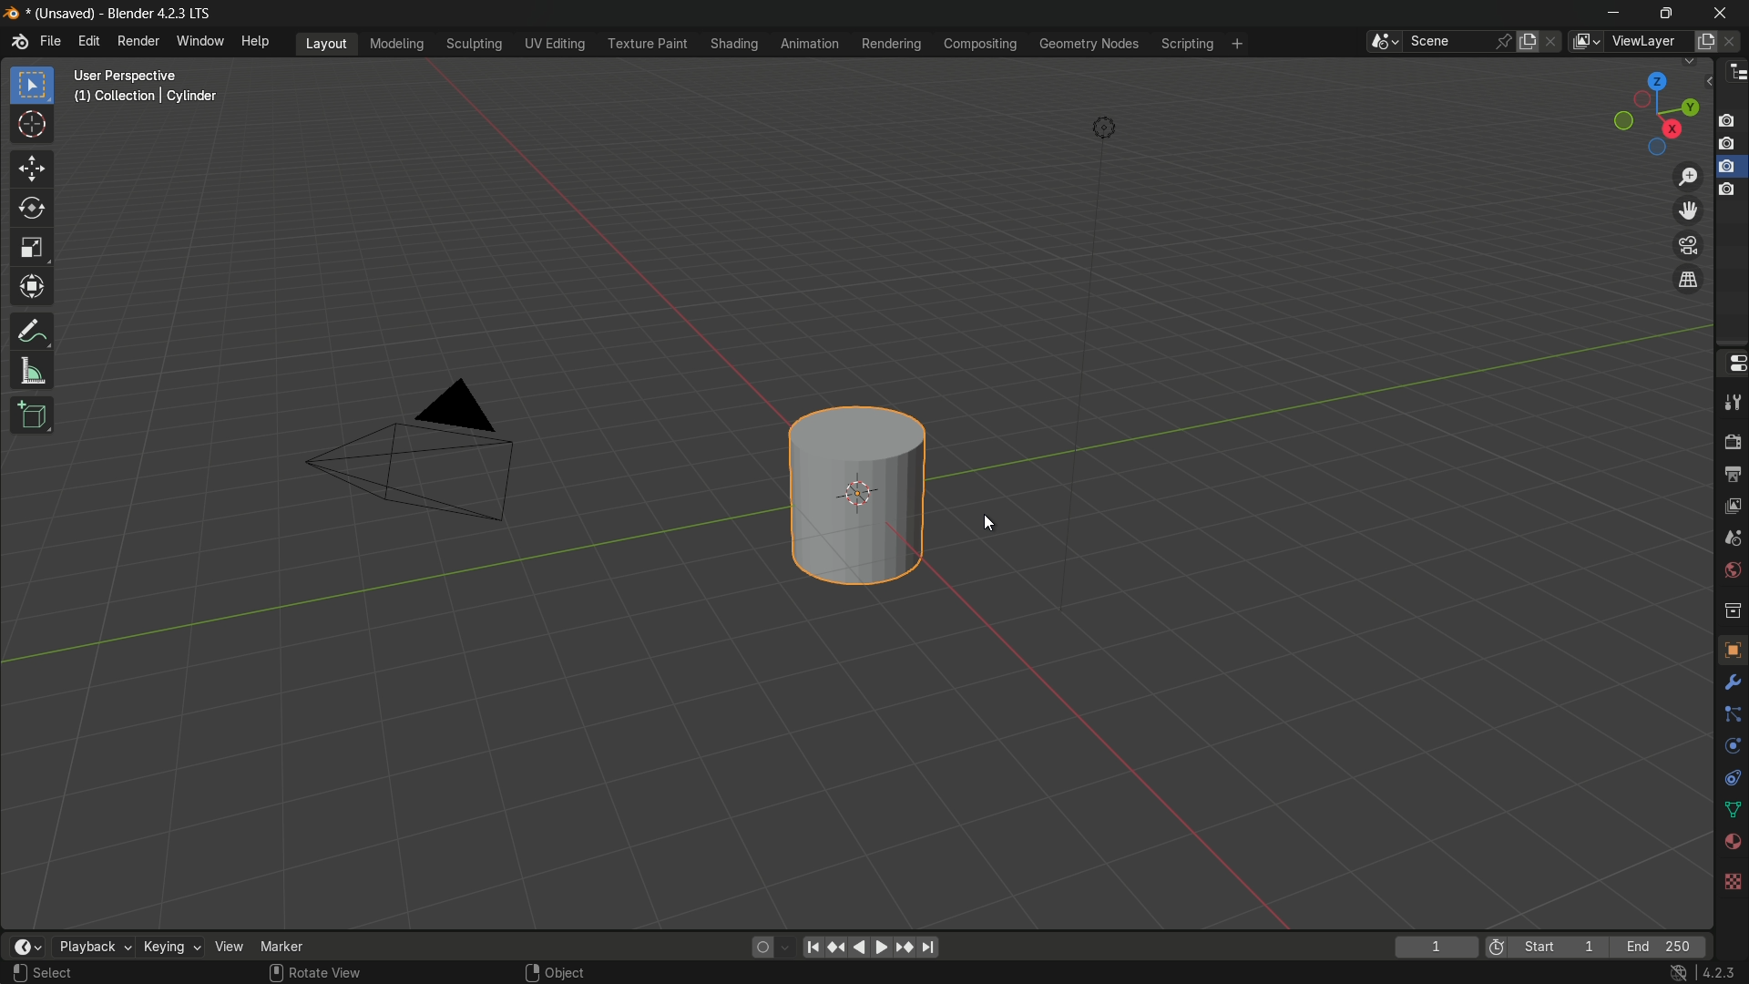  I want to click on measure, so click(32, 373).